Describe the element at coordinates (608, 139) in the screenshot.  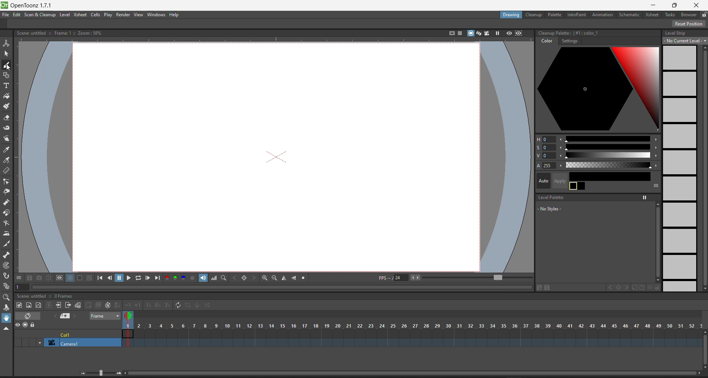
I see `slider` at that location.